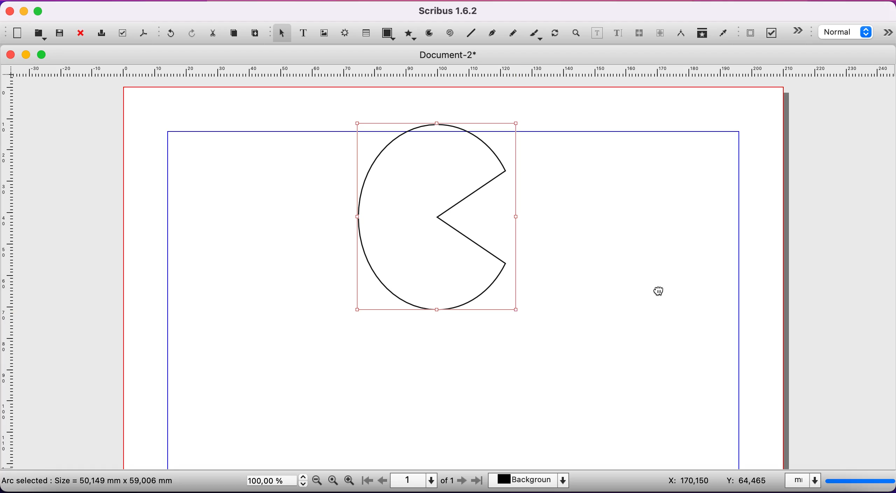 This screenshot has height=493, width=896. I want to click on title, so click(453, 55).